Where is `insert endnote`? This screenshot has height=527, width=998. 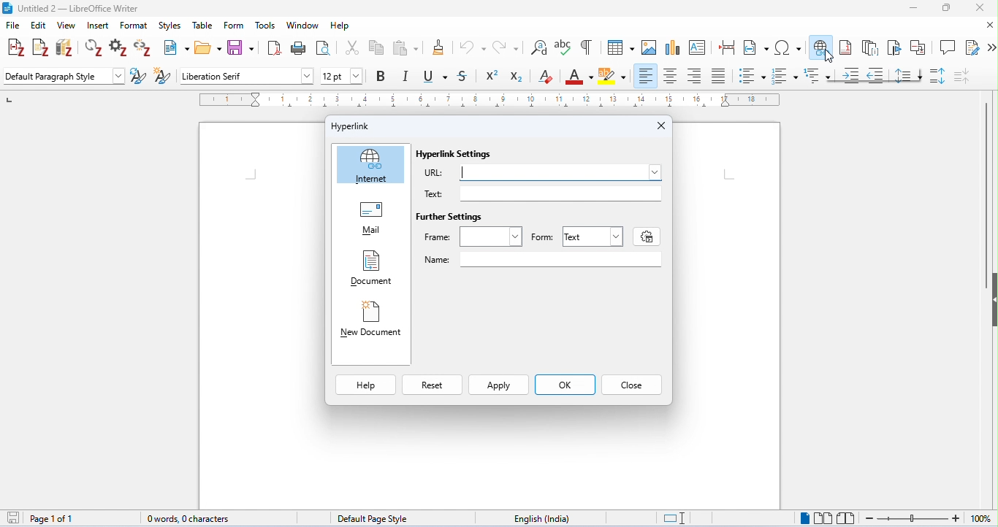
insert endnote is located at coordinates (872, 47).